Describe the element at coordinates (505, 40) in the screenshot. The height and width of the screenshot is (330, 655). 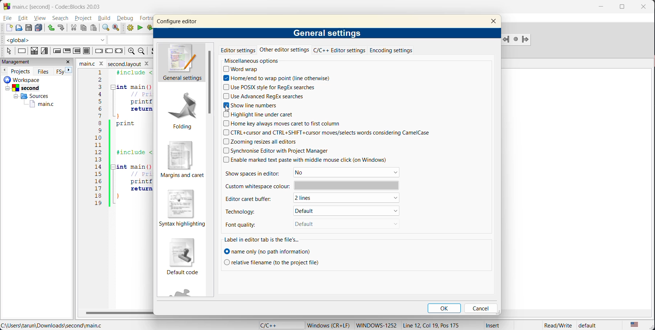
I see `Jump back` at that location.